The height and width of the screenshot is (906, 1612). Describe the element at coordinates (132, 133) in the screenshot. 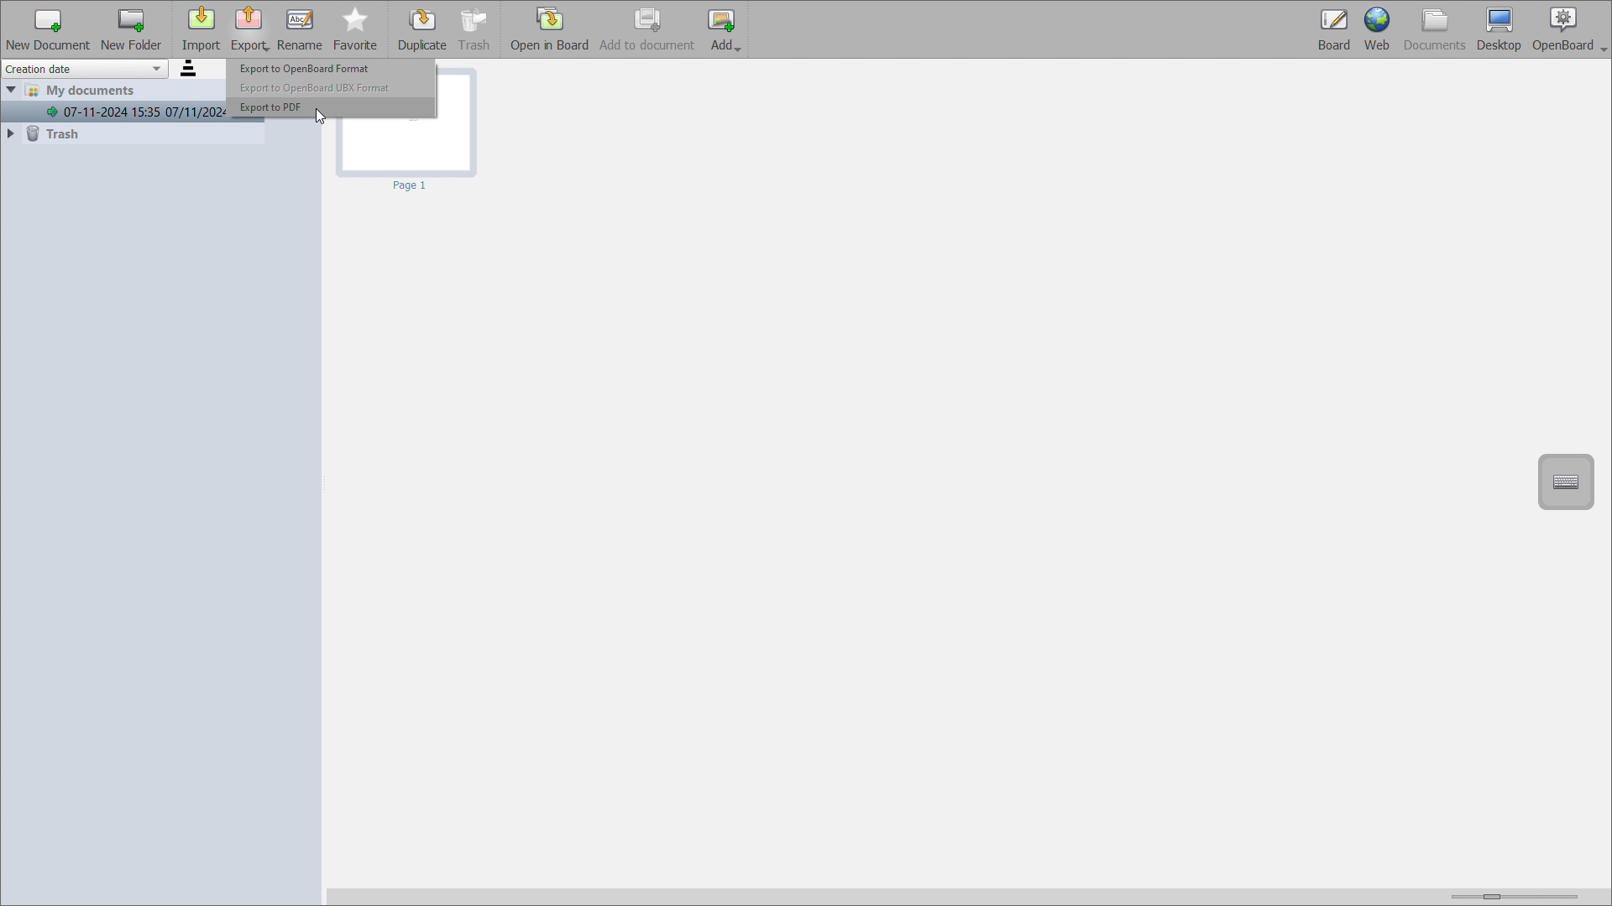

I see `trash` at that location.